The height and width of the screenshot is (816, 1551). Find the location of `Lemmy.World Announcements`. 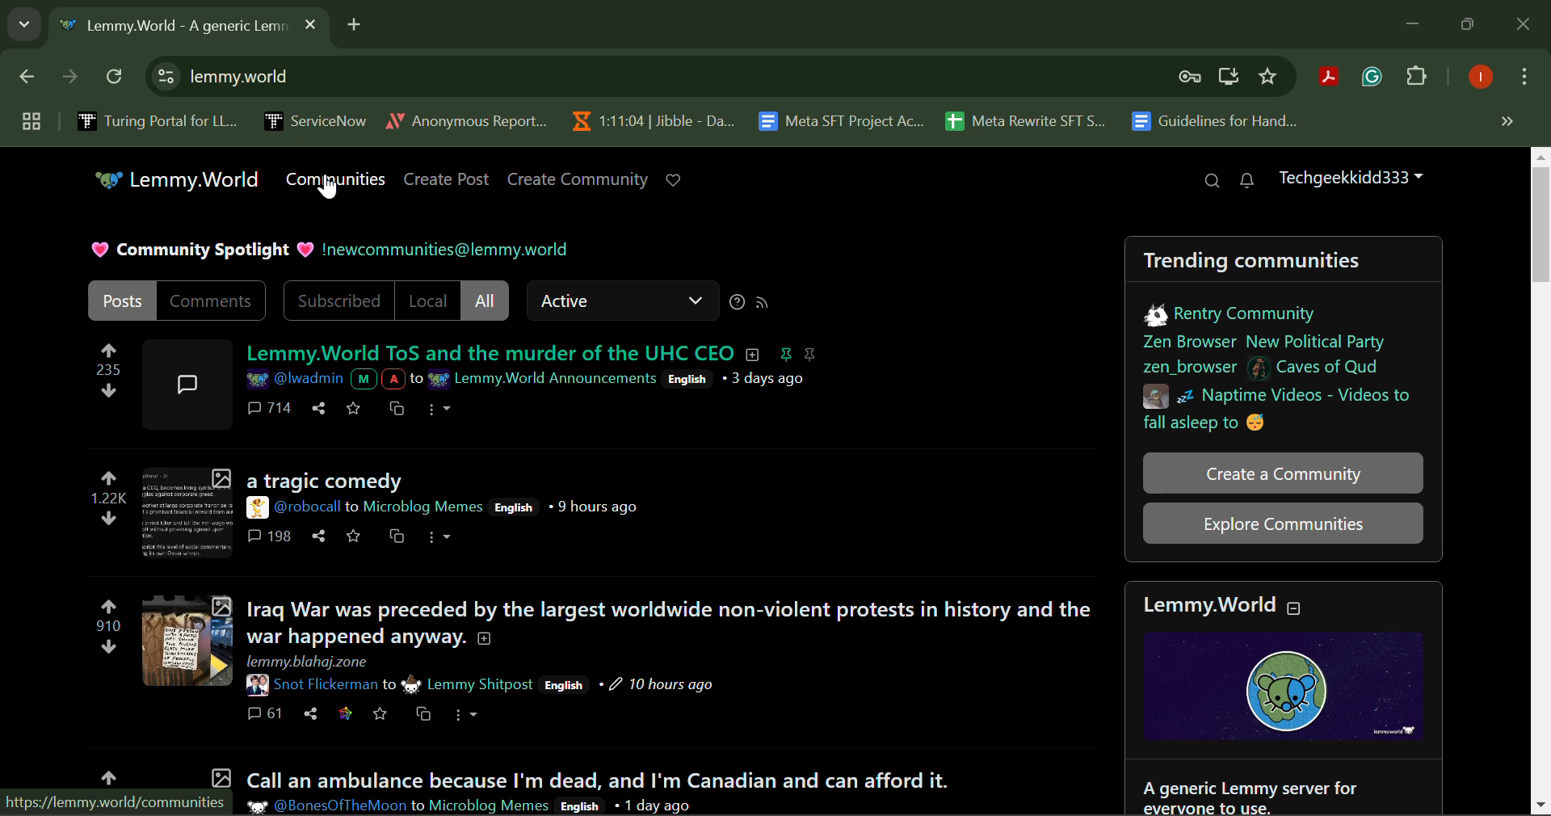

Lemmy.World Announcements is located at coordinates (543, 379).